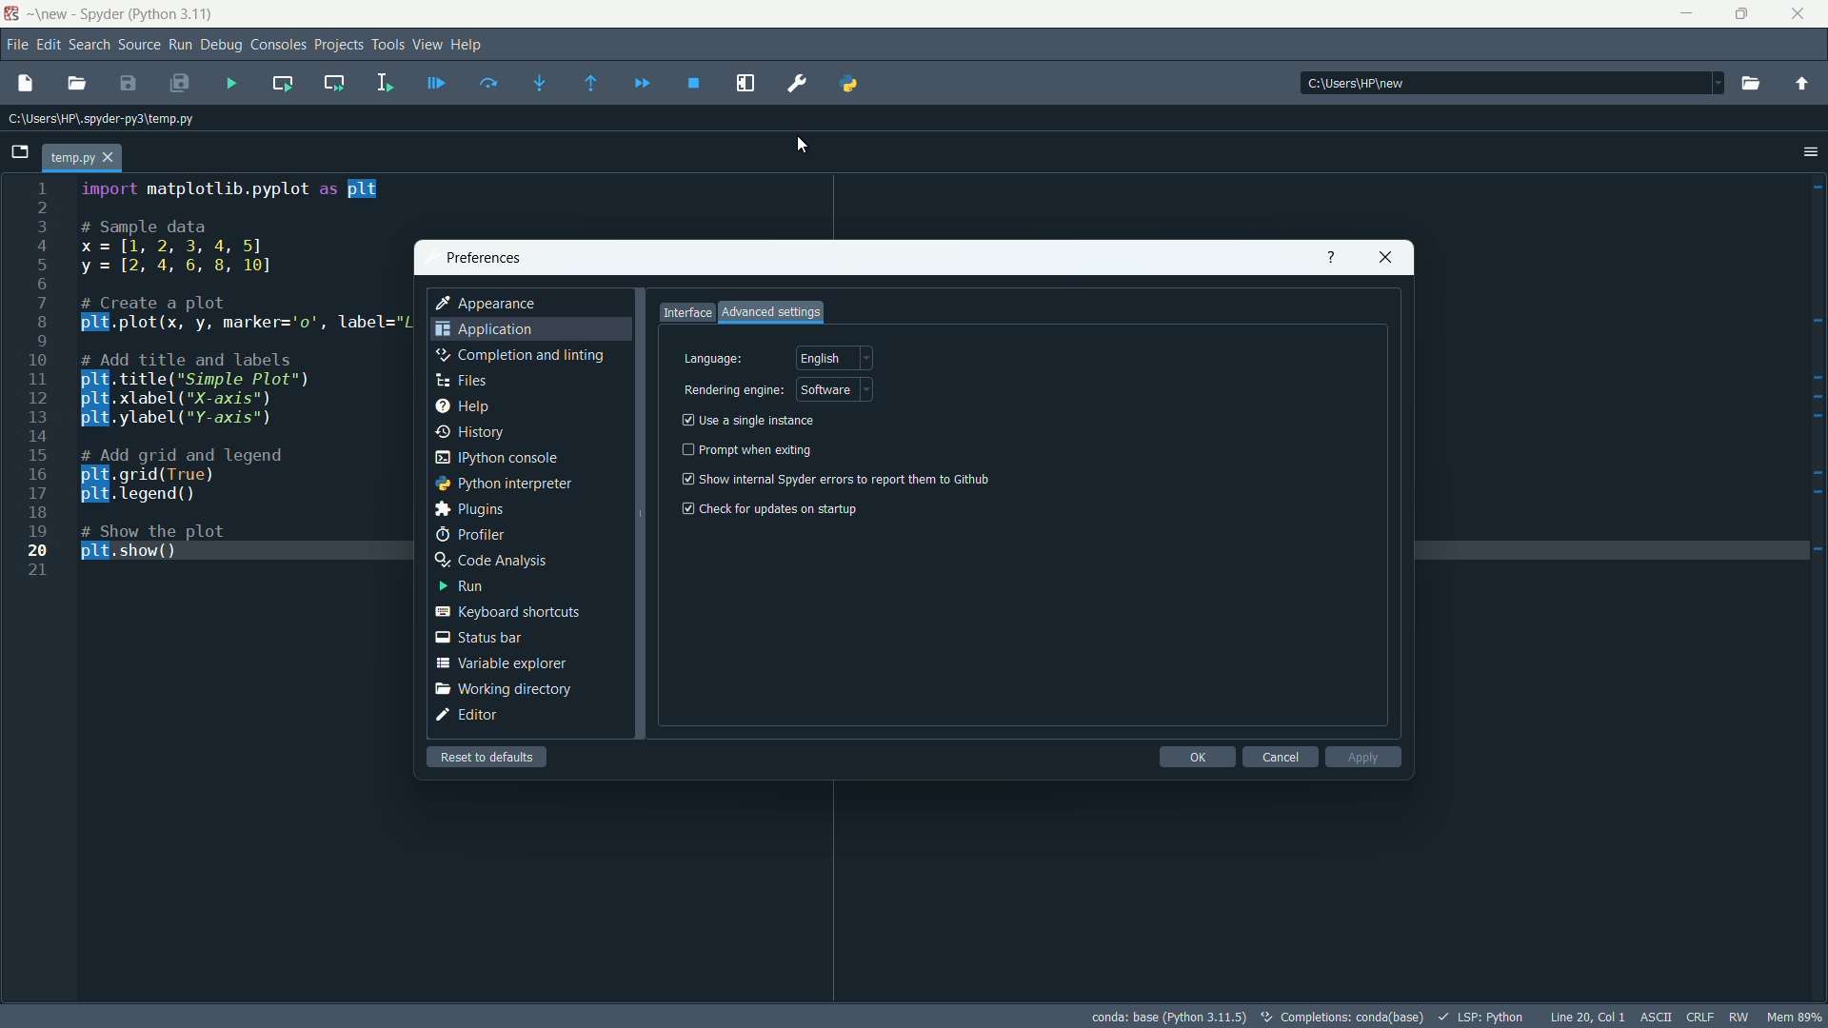 This screenshot has height=1028, width=1828. Describe the element at coordinates (1699, 1017) in the screenshot. I see `file eol status` at that location.